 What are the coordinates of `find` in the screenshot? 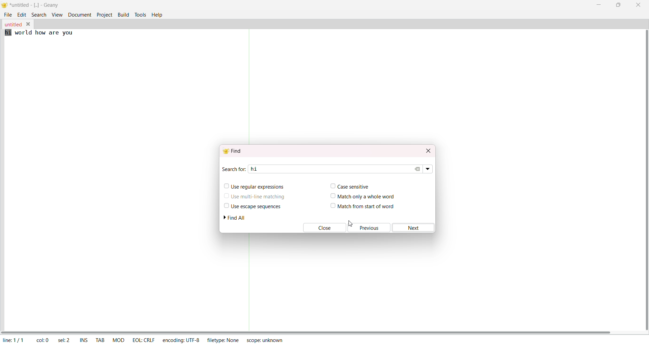 It's located at (231, 151).